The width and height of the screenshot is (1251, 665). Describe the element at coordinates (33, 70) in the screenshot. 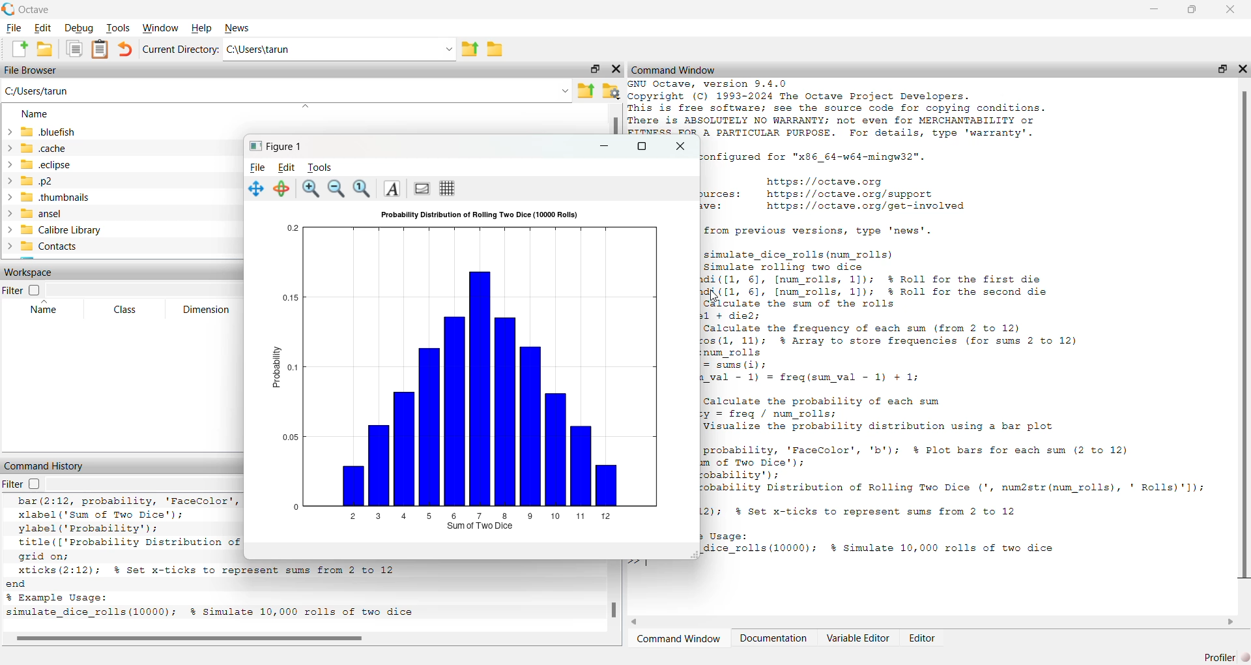

I see `File Browser` at that location.